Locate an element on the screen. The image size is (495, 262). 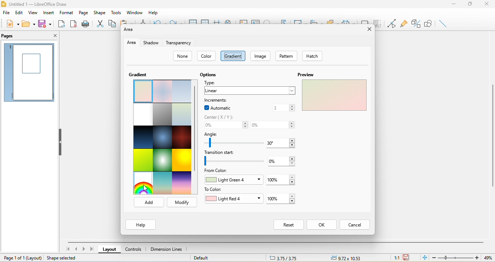
mahogany is located at coordinates (182, 139).